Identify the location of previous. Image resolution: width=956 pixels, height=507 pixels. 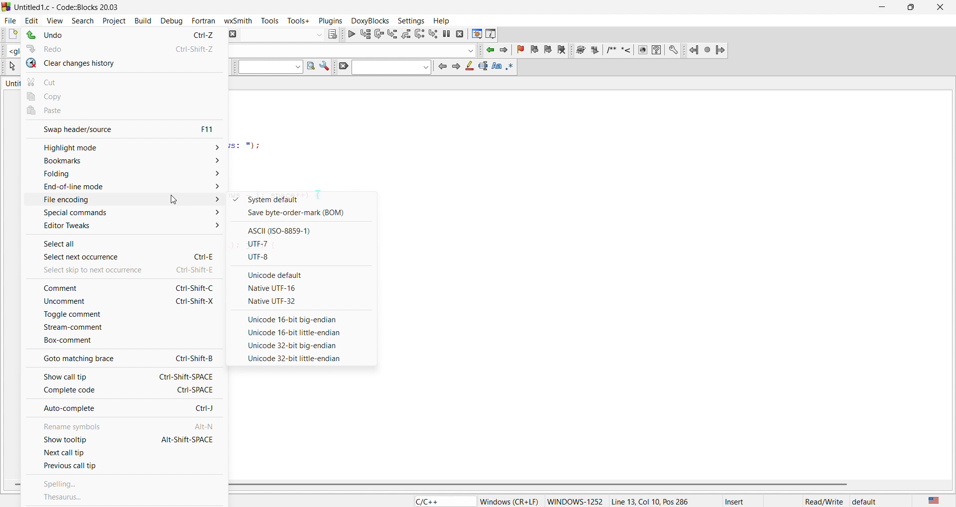
(442, 66).